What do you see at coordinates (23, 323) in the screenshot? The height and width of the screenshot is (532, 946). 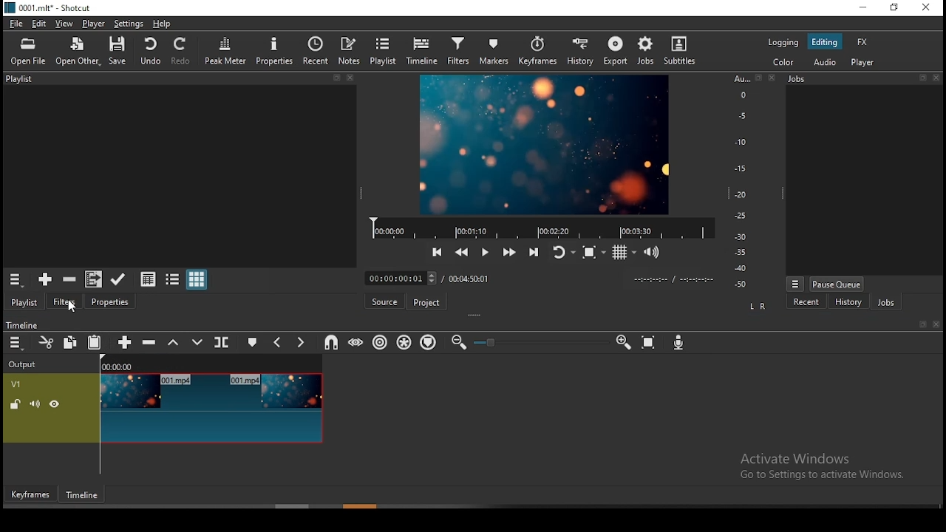 I see `timeline` at bounding box center [23, 323].